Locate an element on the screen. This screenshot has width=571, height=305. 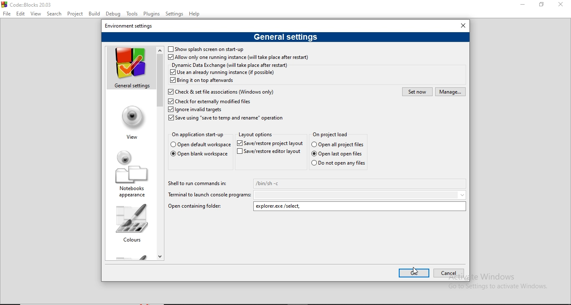
Search  is located at coordinates (54, 13).